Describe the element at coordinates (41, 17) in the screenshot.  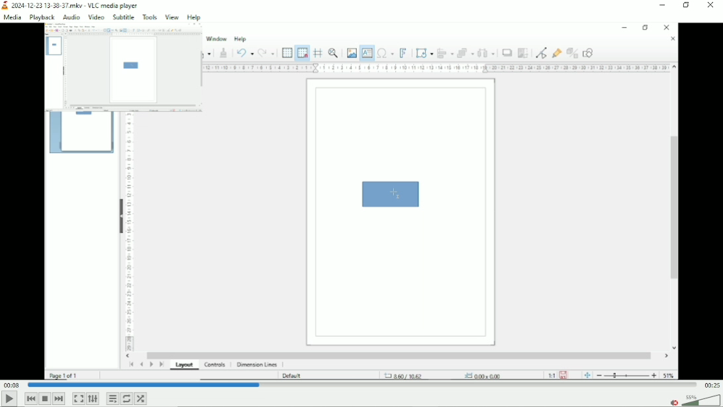
I see `Playback` at that location.